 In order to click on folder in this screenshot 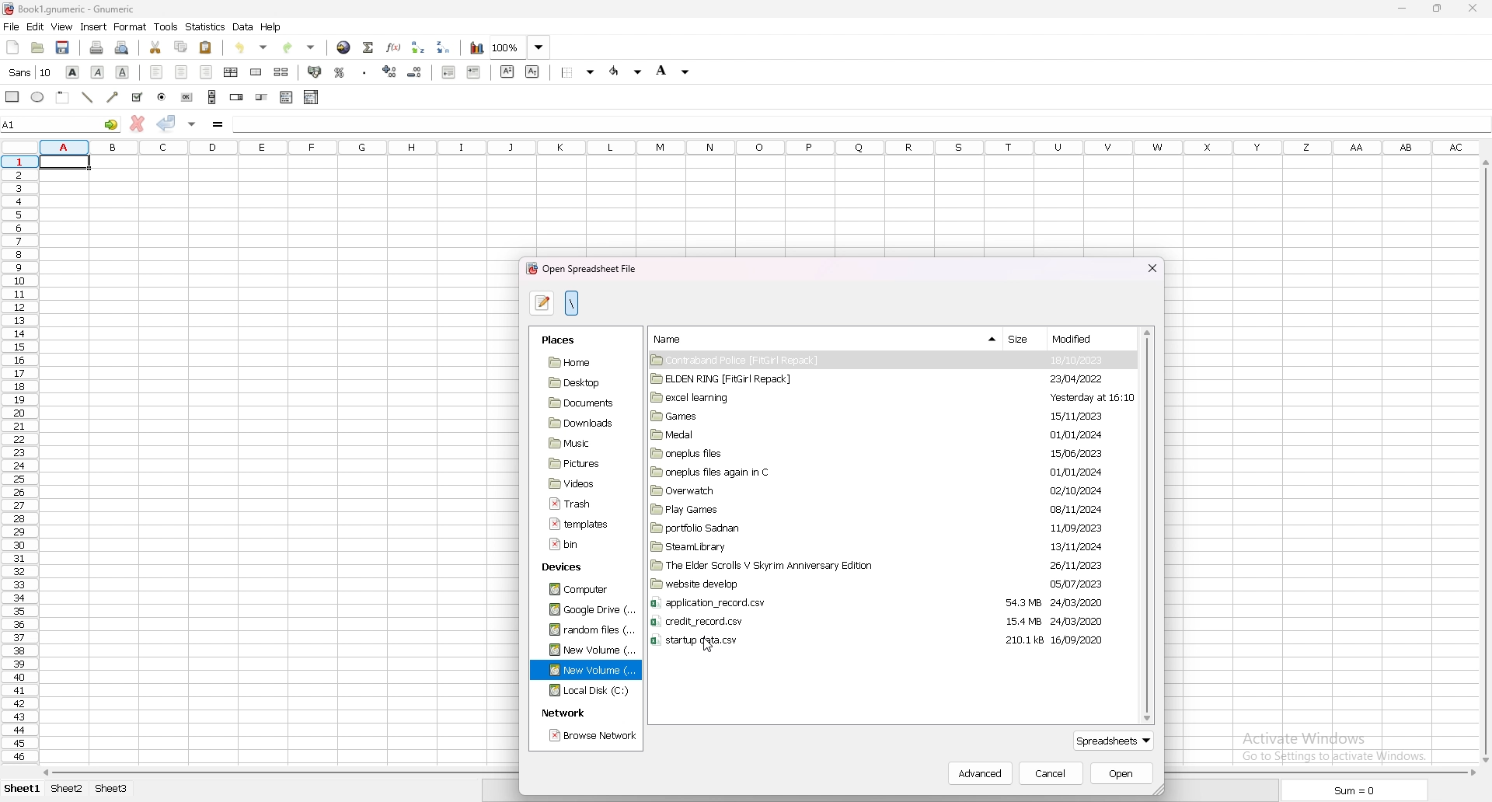, I will do `click(828, 360)`.